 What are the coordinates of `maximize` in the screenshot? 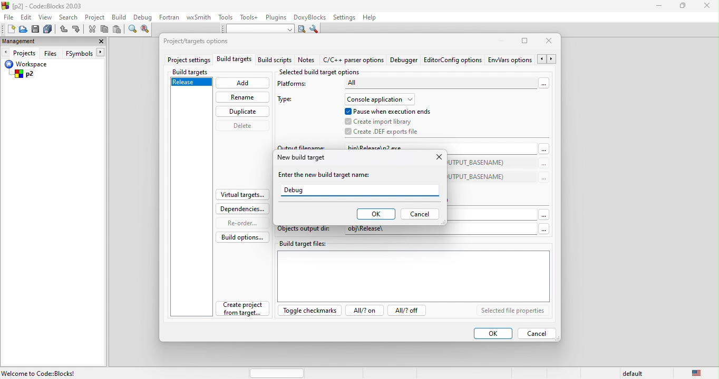 It's located at (524, 41).